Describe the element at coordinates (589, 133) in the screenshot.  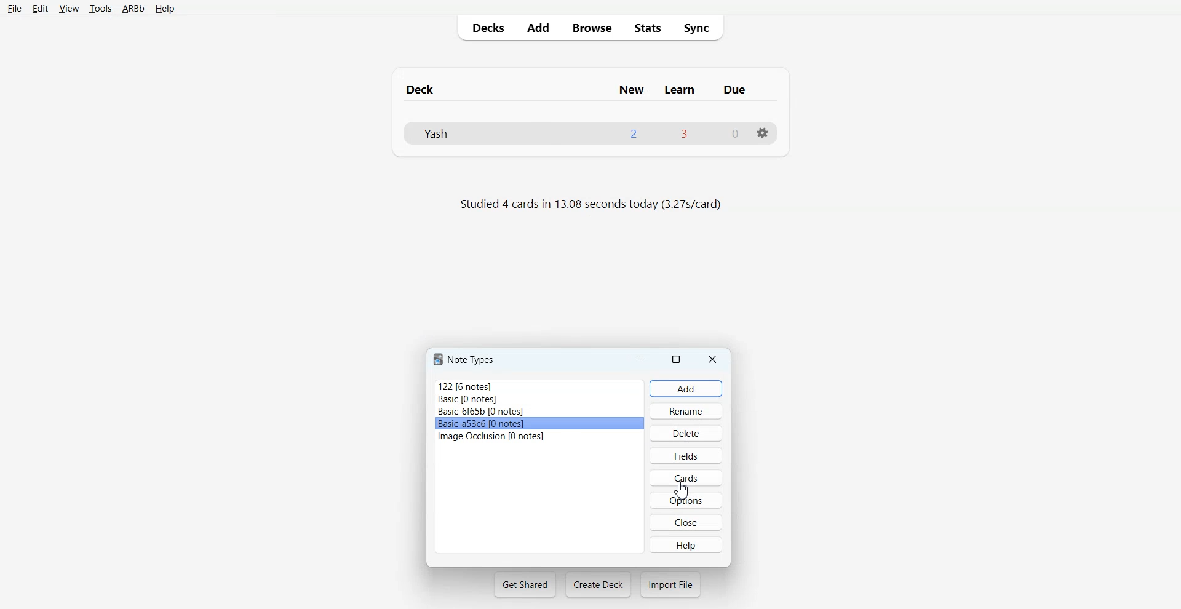
I see `Deck File Yash ` at that location.